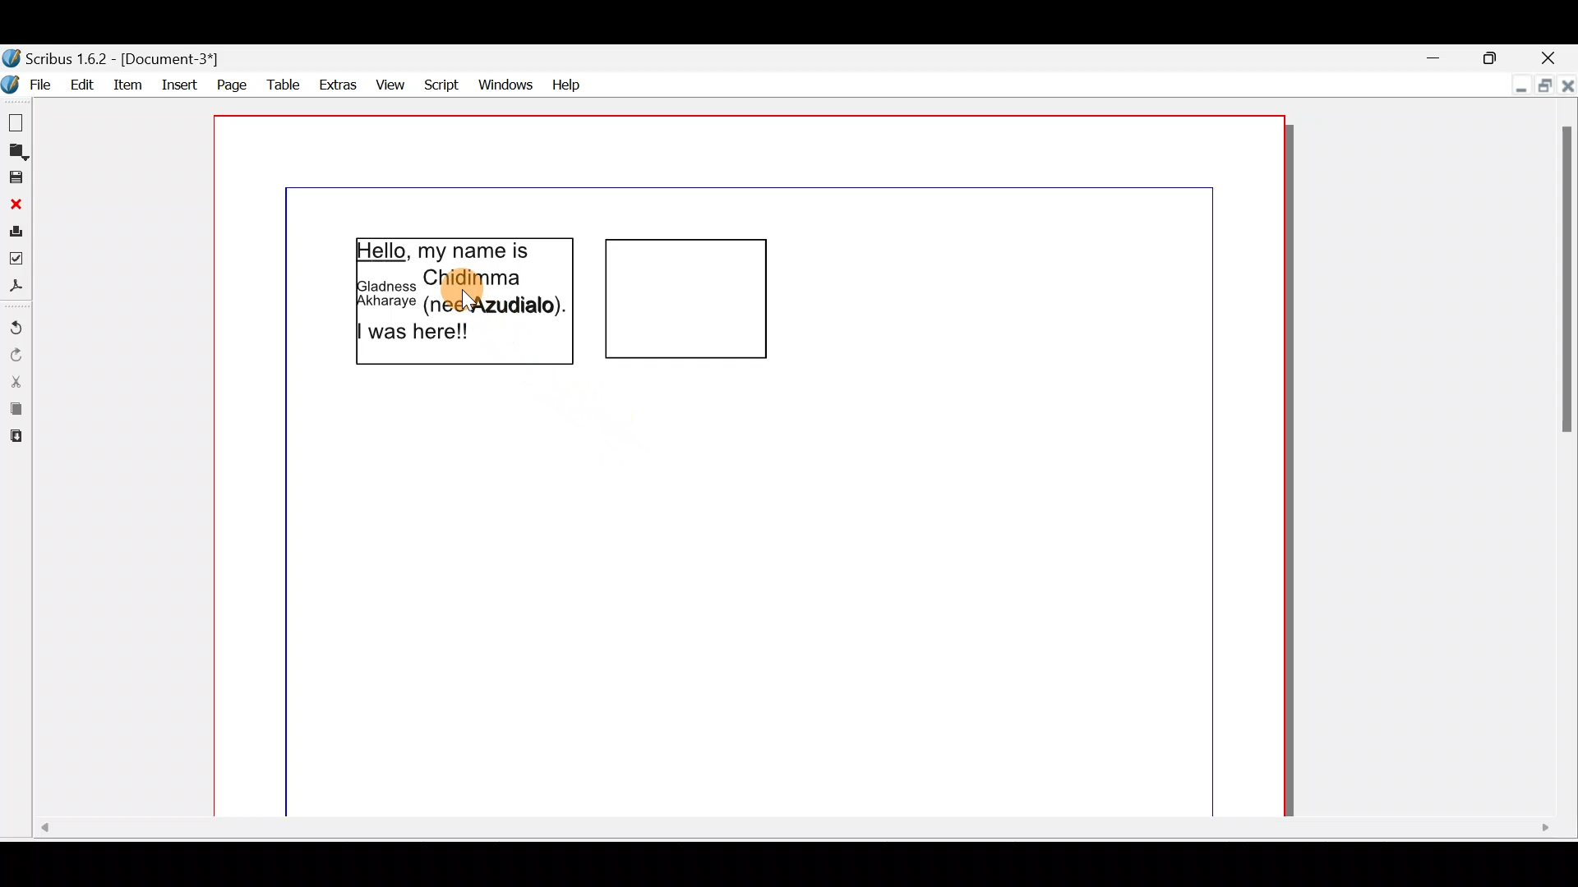 This screenshot has width=1578, height=887. What do you see at coordinates (506, 83) in the screenshot?
I see `Windows` at bounding box center [506, 83].